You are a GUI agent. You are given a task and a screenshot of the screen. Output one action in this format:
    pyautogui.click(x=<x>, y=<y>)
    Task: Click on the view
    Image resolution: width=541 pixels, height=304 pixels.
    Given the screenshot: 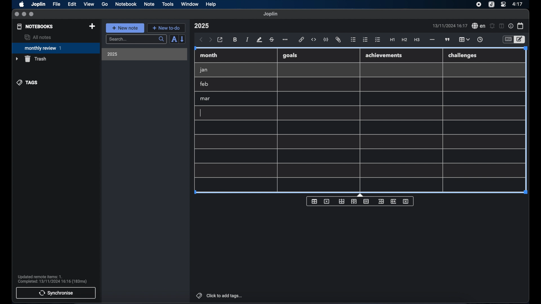 What is the action you would take?
    pyautogui.click(x=89, y=4)
    